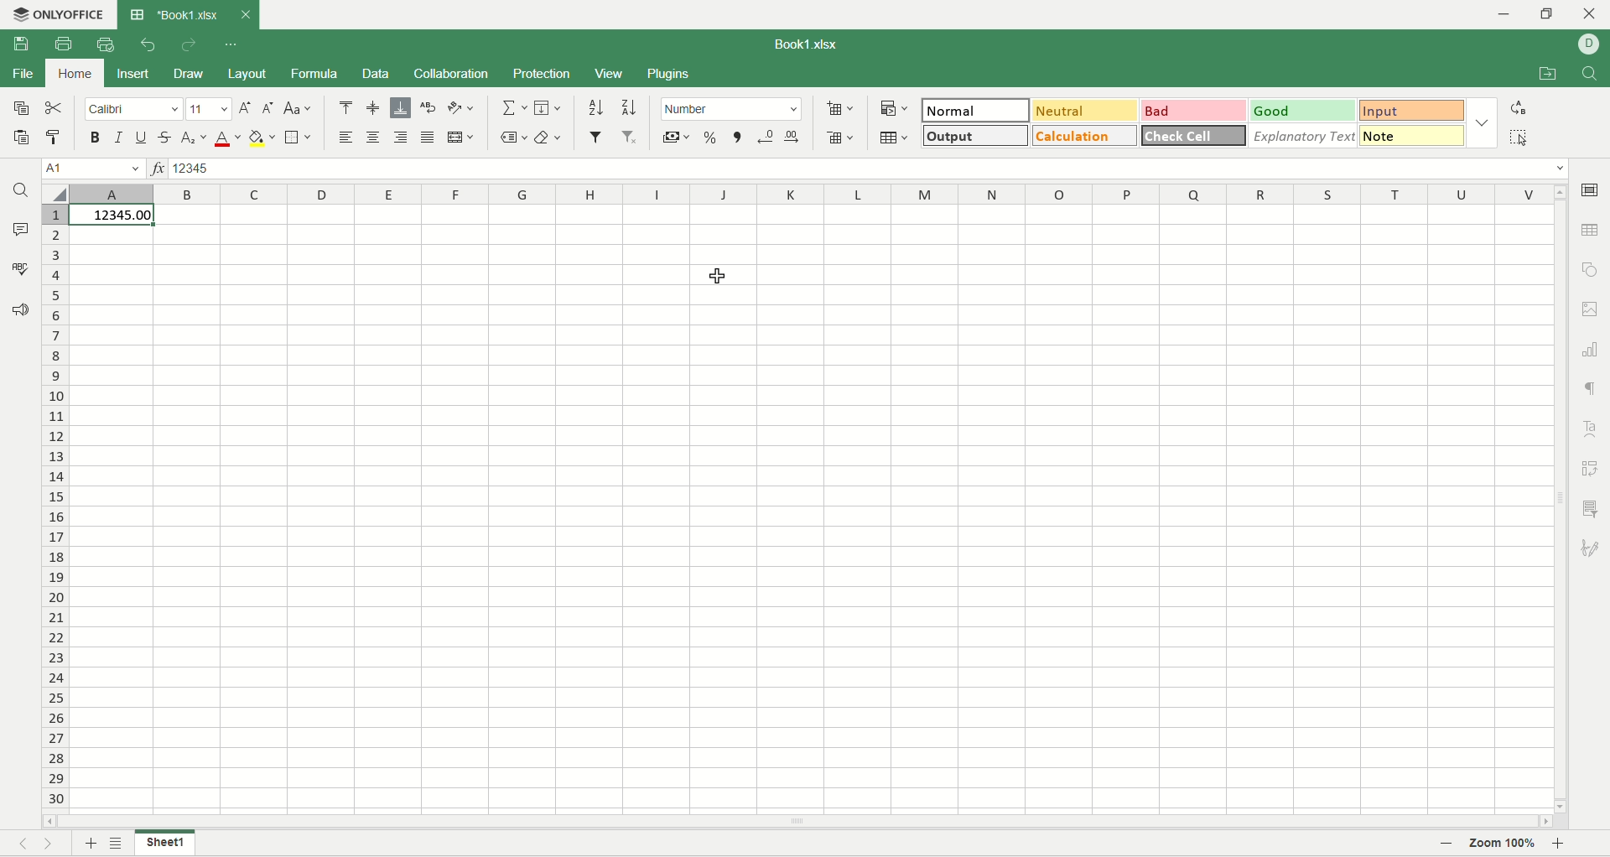  Describe the element at coordinates (16, 309) in the screenshot. I see `feedback and support` at that location.